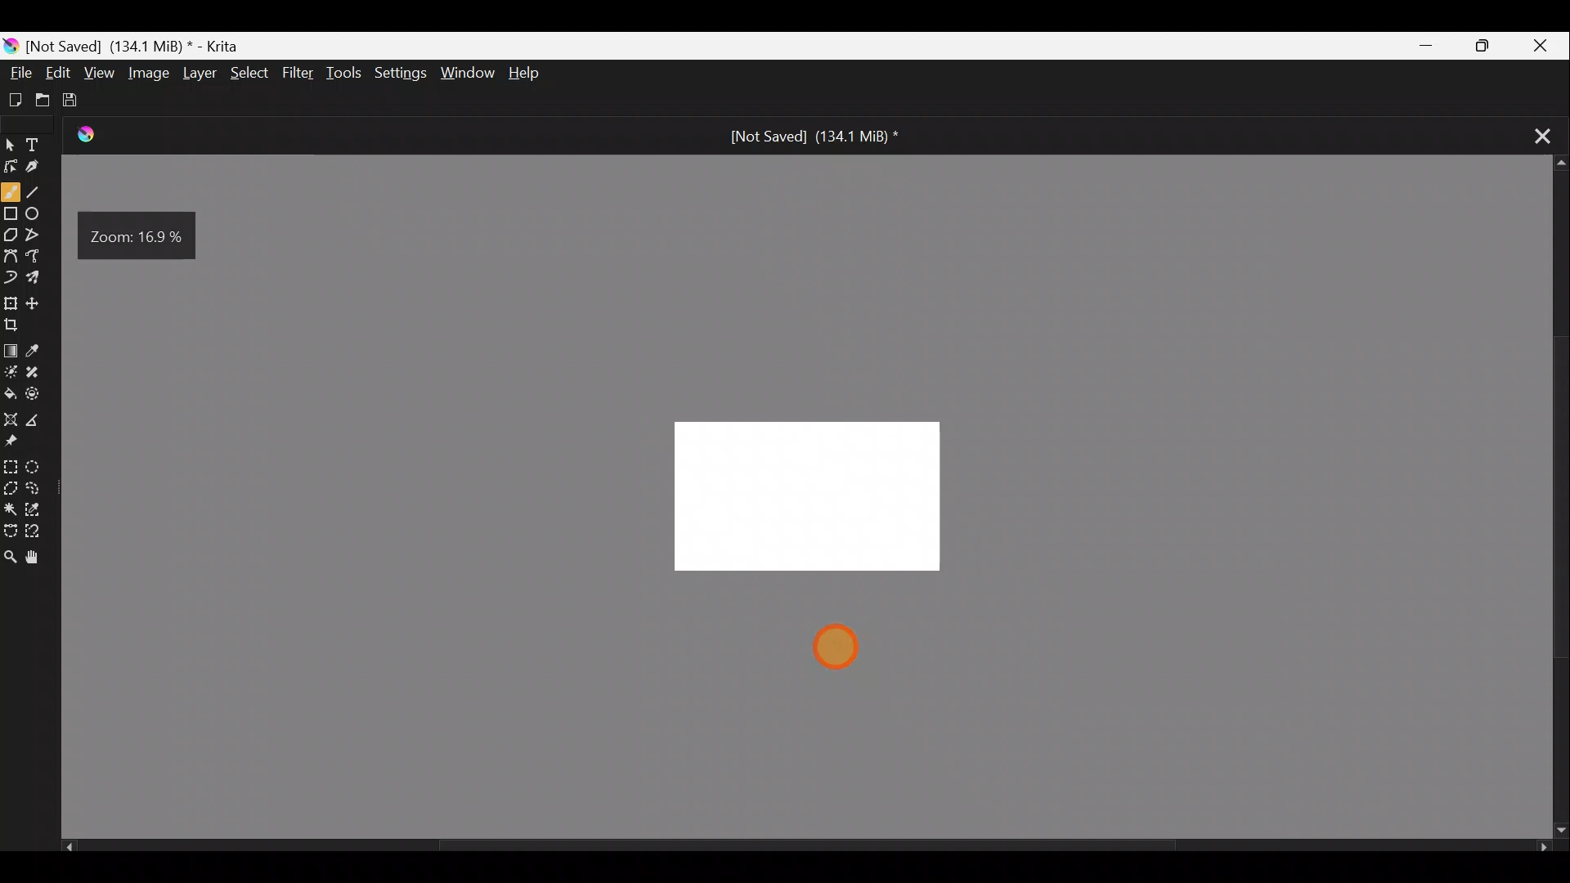 This screenshot has width=1570, height=883. What do you see at coordinates (10, 392) in the screenshot?
I see `Fill a contiguous area of colour with colour/fill a selection` at bounding box center [10, 392].